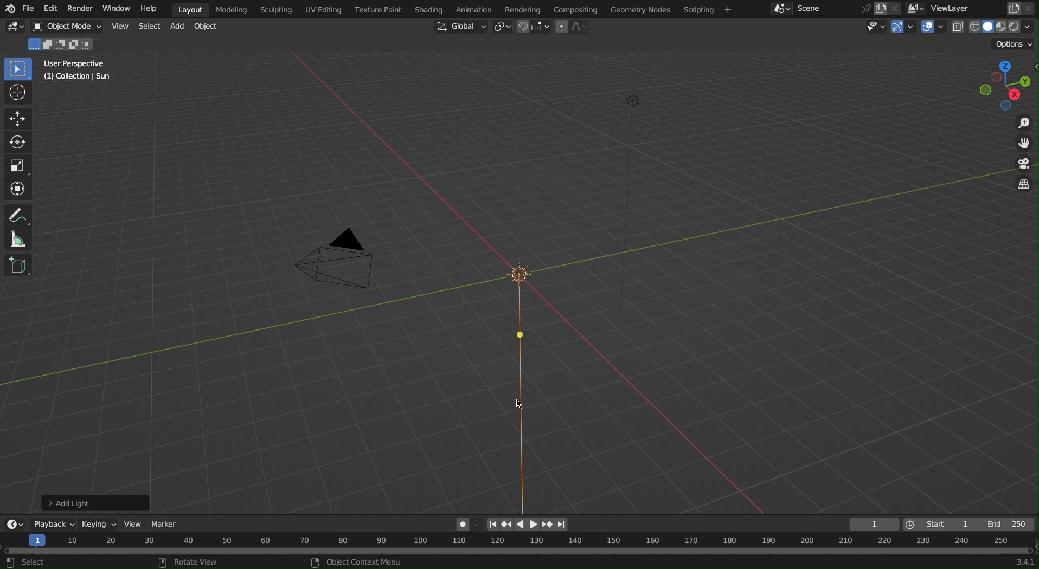 The height and width of the screenshot is (569, 1039). What do you see at coordinates (1008, 84) in the screenshot?
I see `View port` at bounding box center [1008, 84].